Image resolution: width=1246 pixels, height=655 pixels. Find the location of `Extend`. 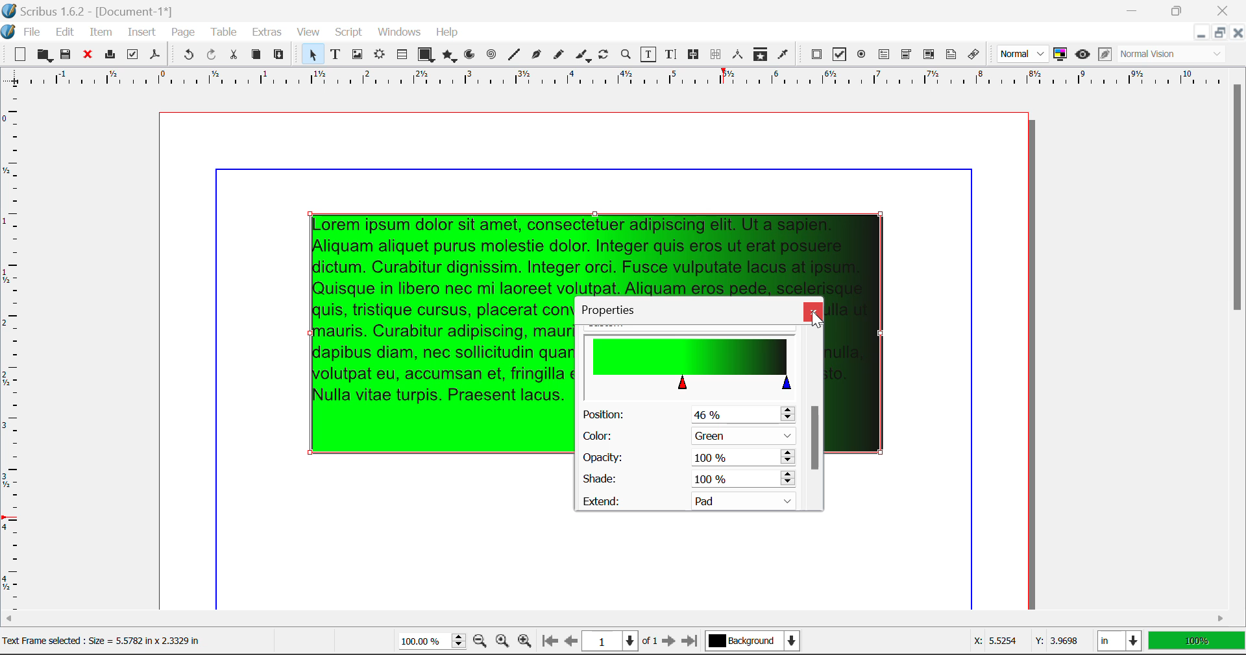

Extend is located at coordinates (693, 499).